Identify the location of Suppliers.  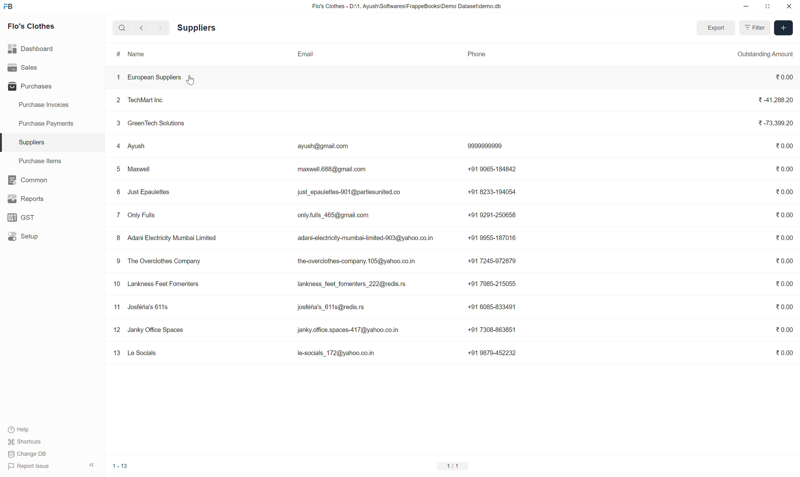
(199, 27).